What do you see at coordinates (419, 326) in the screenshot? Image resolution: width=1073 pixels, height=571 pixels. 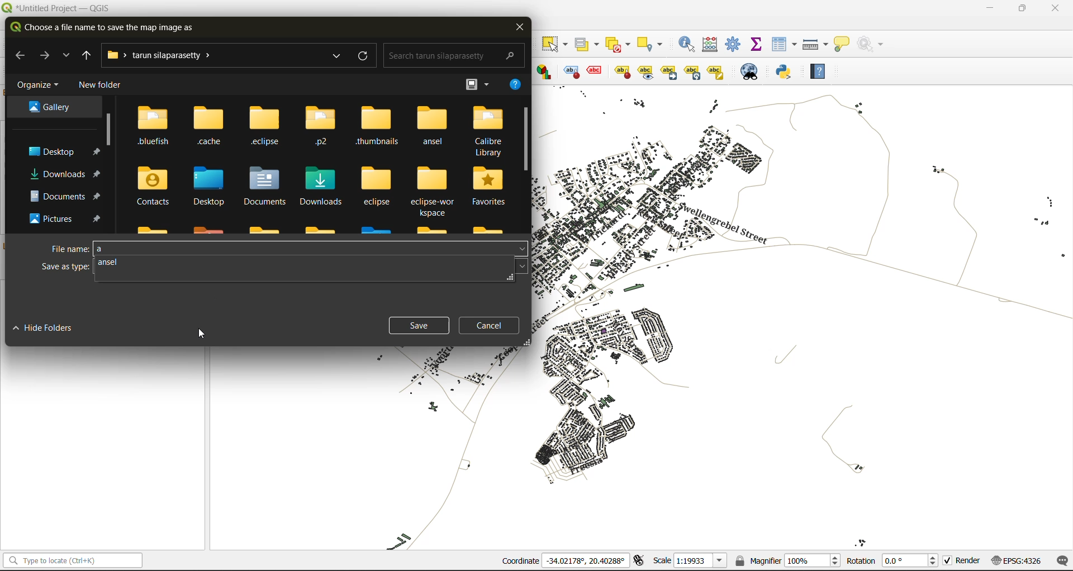 I see `save` at bounding box center [419, 326].